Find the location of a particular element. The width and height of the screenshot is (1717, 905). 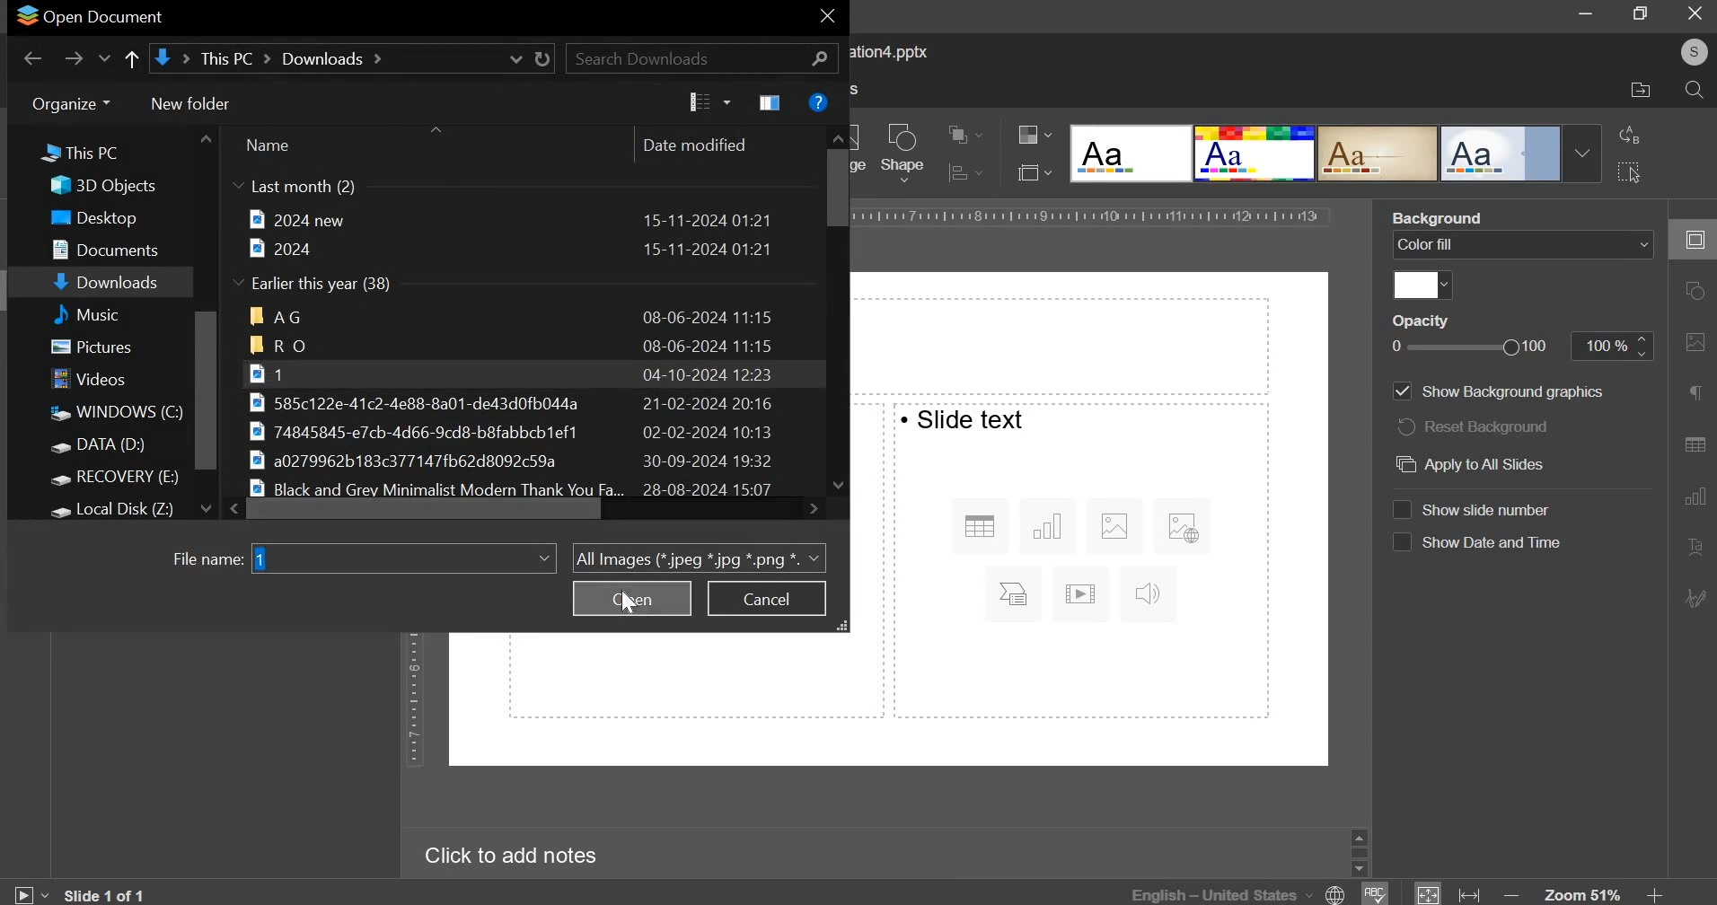

up to is located at coordinates (130, 61).